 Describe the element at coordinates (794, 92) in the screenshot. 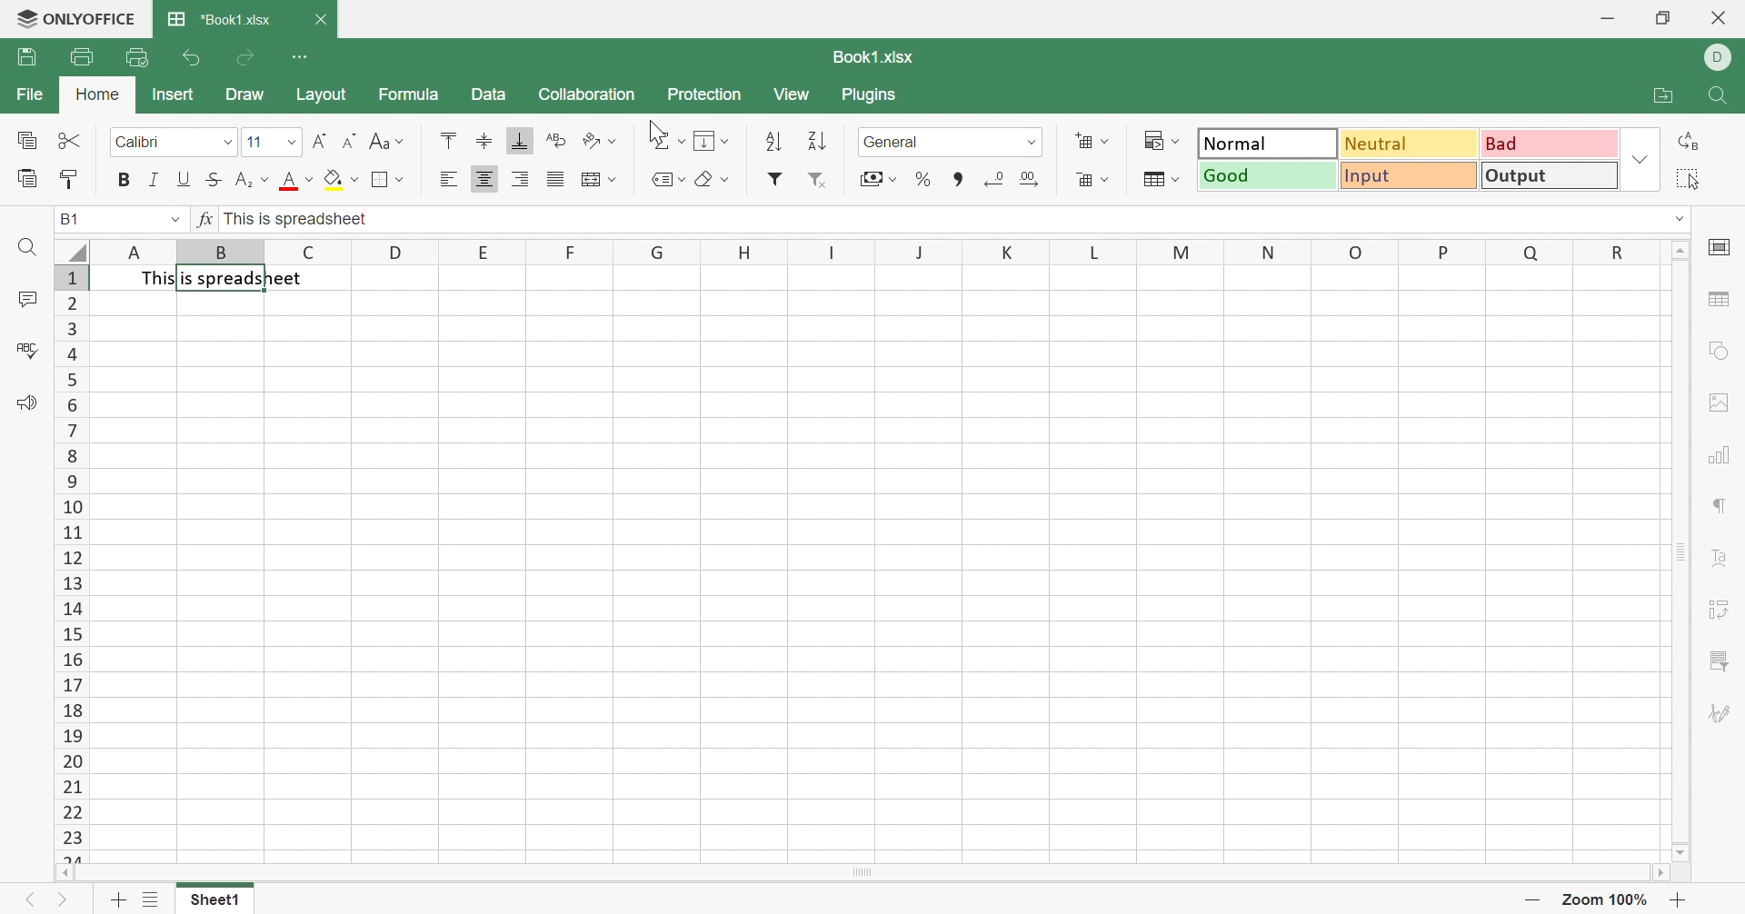

I see `View` at that location.